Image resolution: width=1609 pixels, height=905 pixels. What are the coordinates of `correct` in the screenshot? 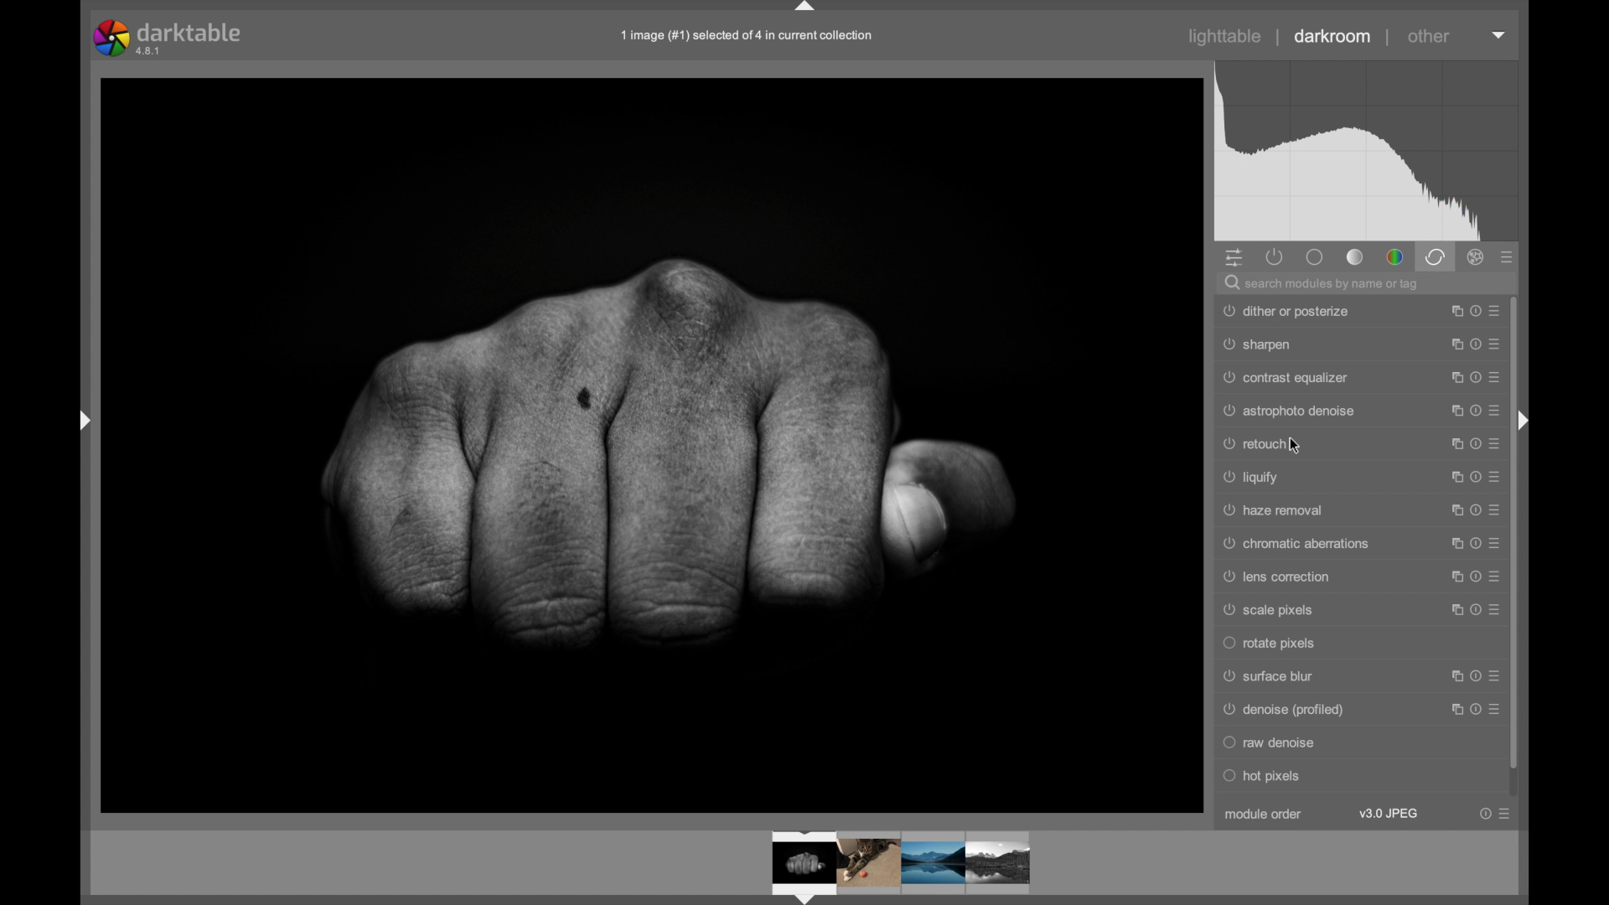 It's located at (1435, 256).